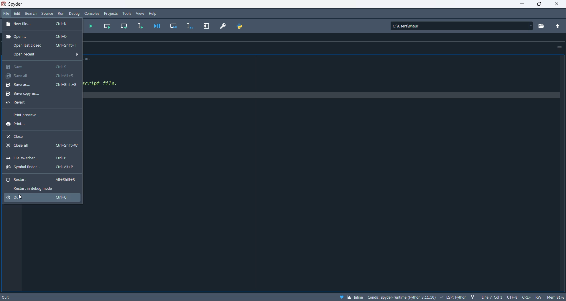 The image size is (566, 301). Describe the element at coordinates (125, 27) in the screenshot. I see `run current cell` at that location.